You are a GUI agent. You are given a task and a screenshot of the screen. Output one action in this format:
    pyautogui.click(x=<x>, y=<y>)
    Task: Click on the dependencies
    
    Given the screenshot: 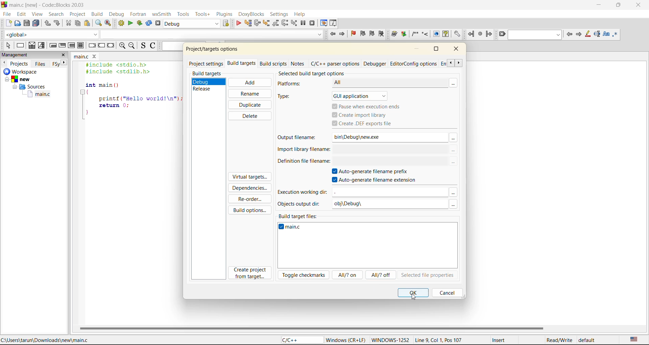 What is the action you would take?
    pyautogui.click(x=251, y=187)
    